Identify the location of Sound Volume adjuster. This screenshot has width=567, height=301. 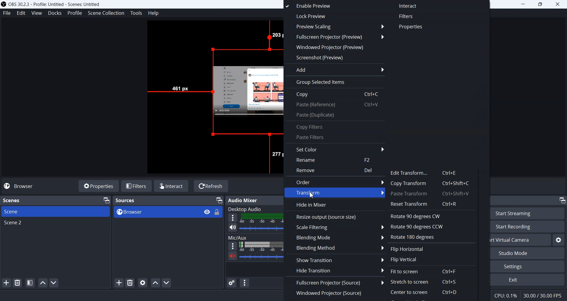
(262, 257).